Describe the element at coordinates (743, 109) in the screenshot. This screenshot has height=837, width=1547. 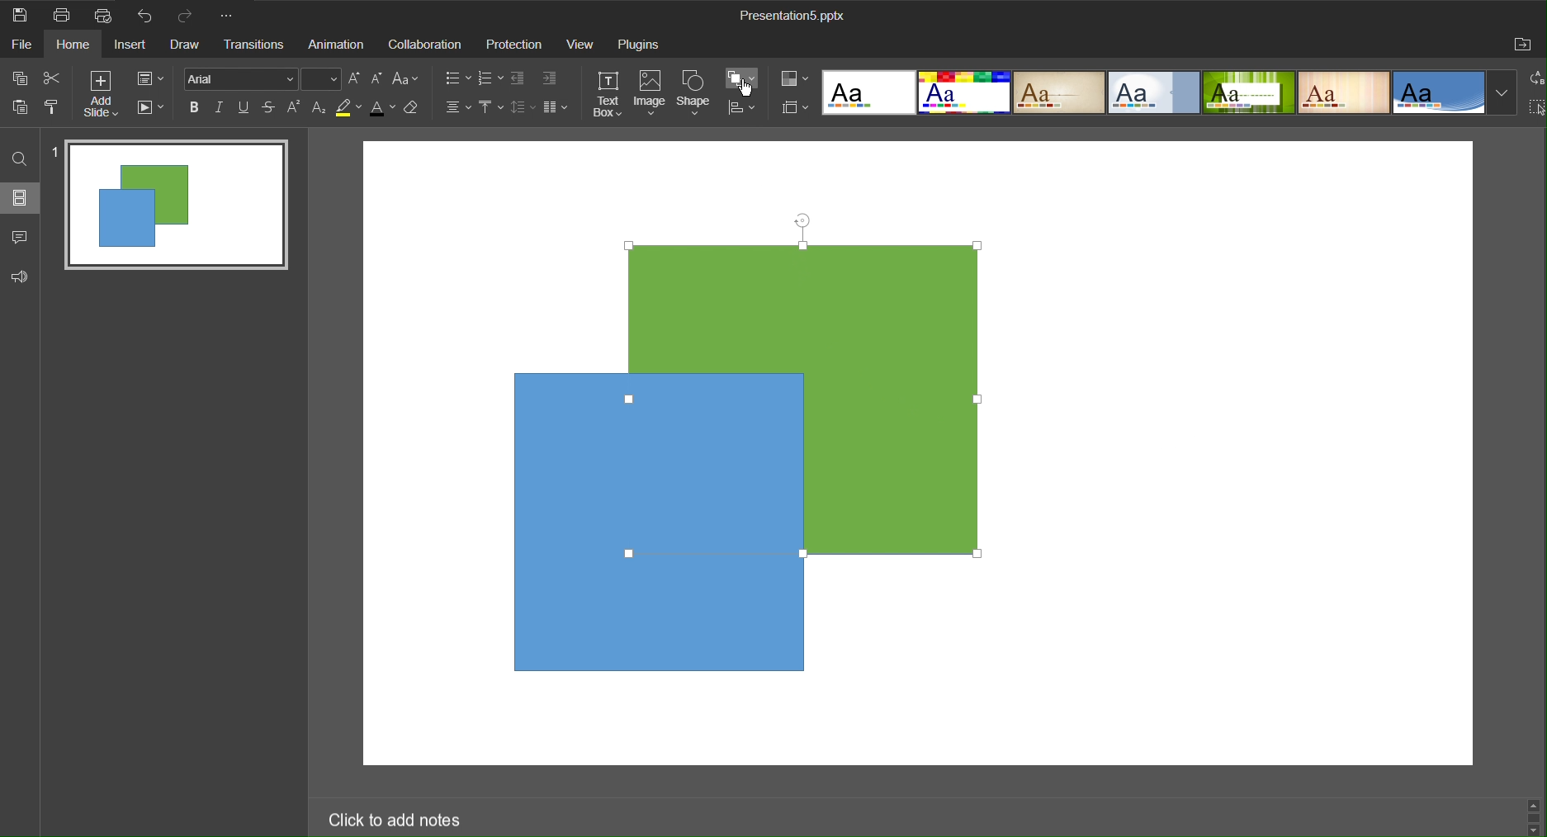
I see `Distribute` at that location.